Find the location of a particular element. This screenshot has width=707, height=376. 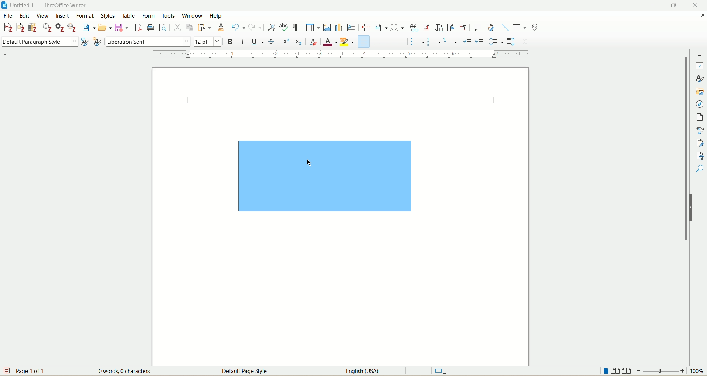

styles is located at coordinates (107, 15).